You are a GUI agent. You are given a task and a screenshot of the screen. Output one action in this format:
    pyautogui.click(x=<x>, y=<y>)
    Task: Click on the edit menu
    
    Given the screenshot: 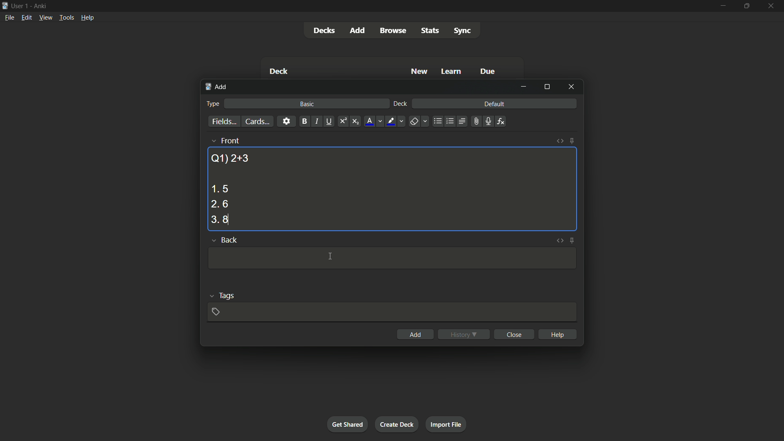 What is the action you would take?
    pyautogui.click(x=27, y=17)
    